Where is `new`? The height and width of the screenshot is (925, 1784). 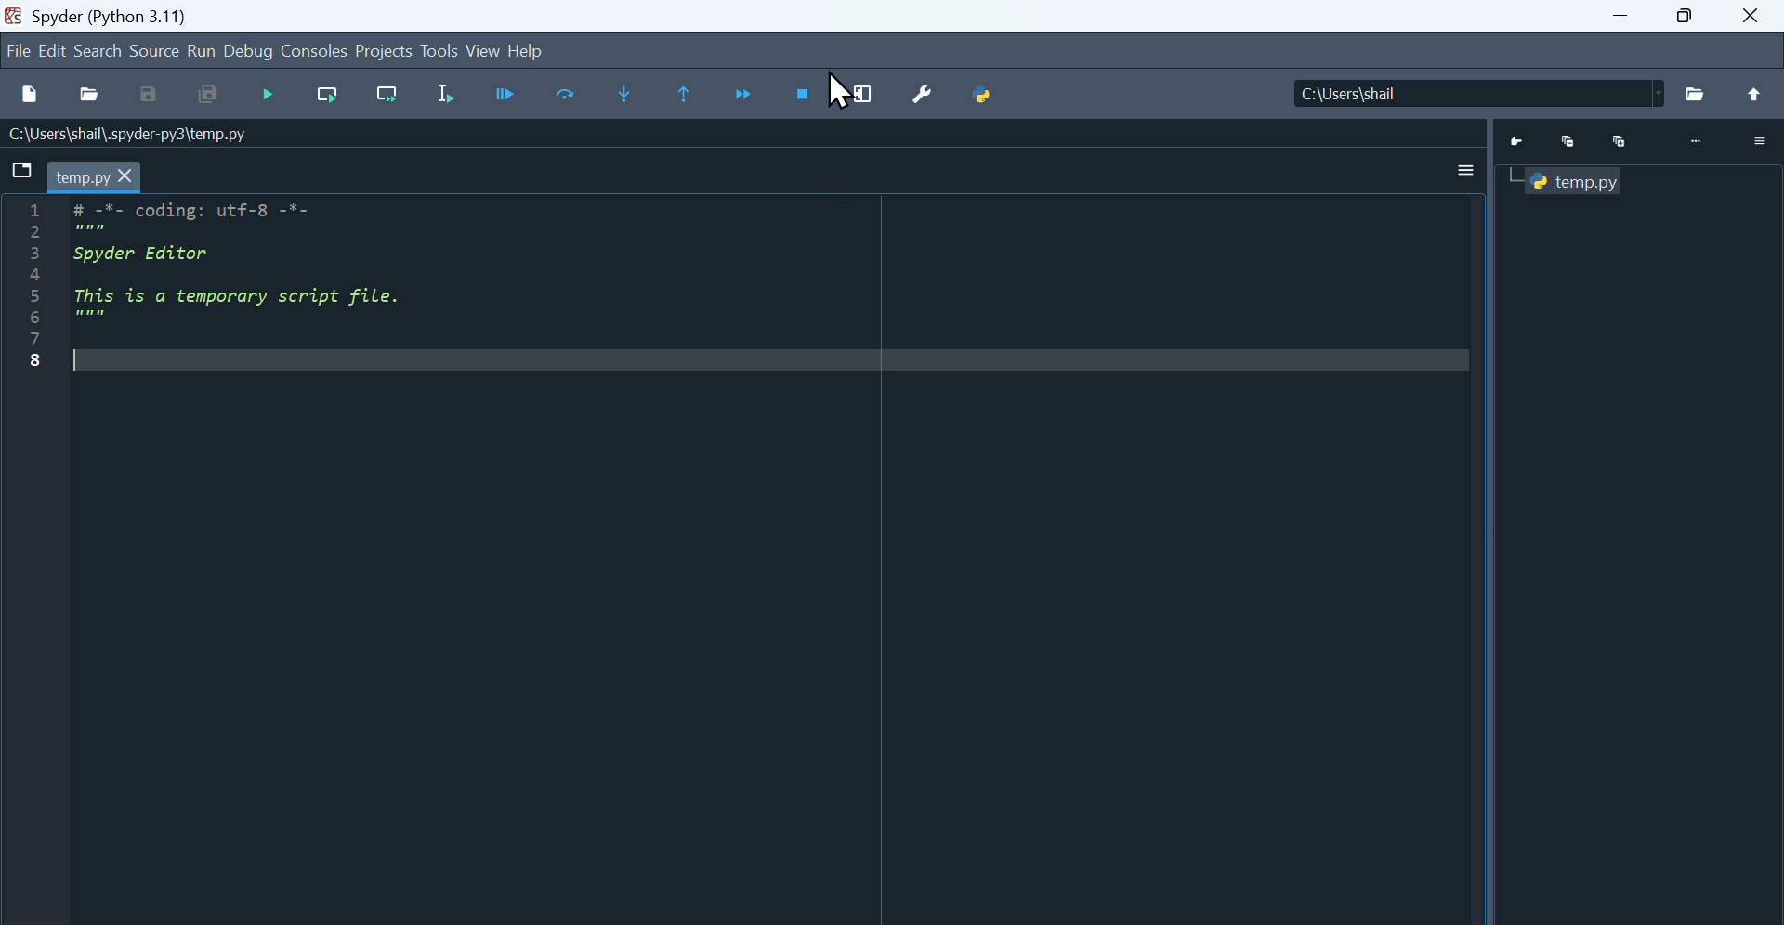
new is located at coordinates (23, 93).